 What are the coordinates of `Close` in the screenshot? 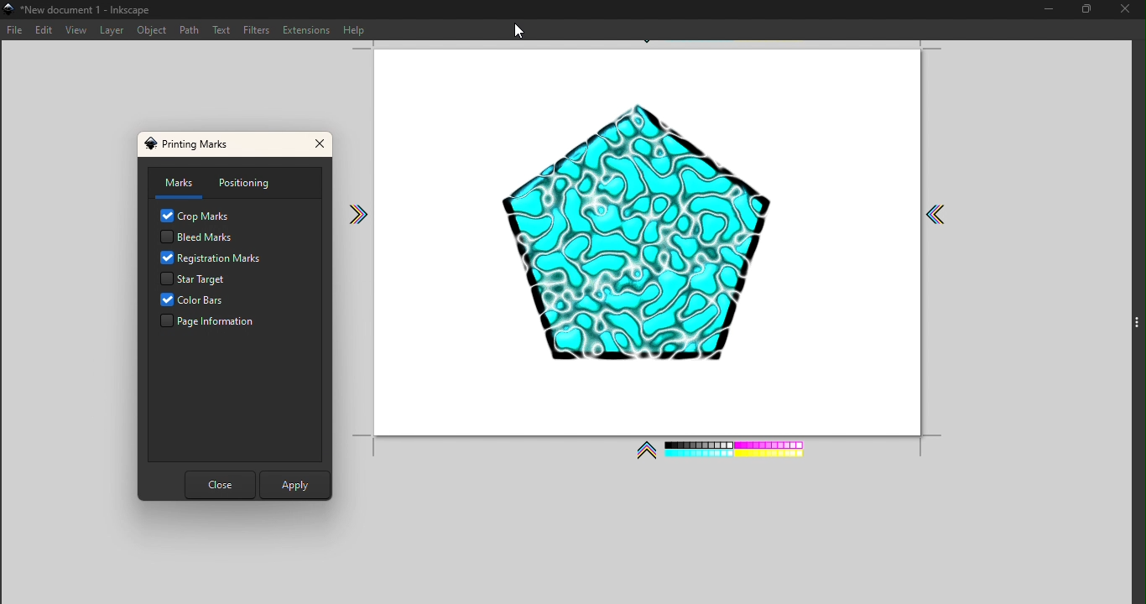 It's located at (217, 486).